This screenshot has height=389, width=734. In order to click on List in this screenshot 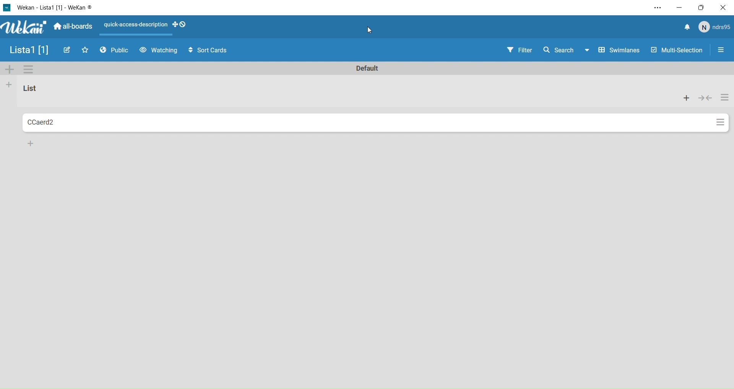, I will do `click(28, 52)`.